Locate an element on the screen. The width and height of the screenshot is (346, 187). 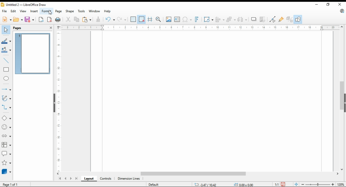
copy is located at coordinates (77, 19).